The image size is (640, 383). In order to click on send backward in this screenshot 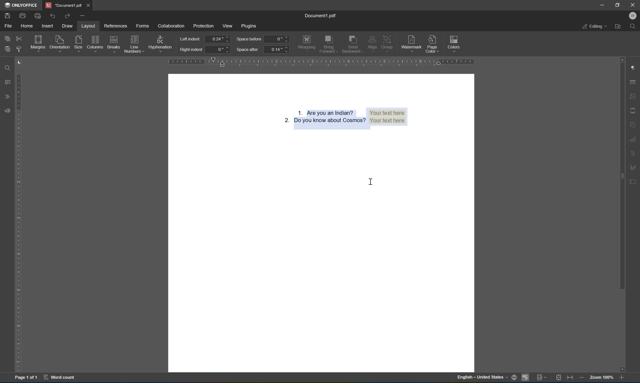, I will do `click(352, 43)`.